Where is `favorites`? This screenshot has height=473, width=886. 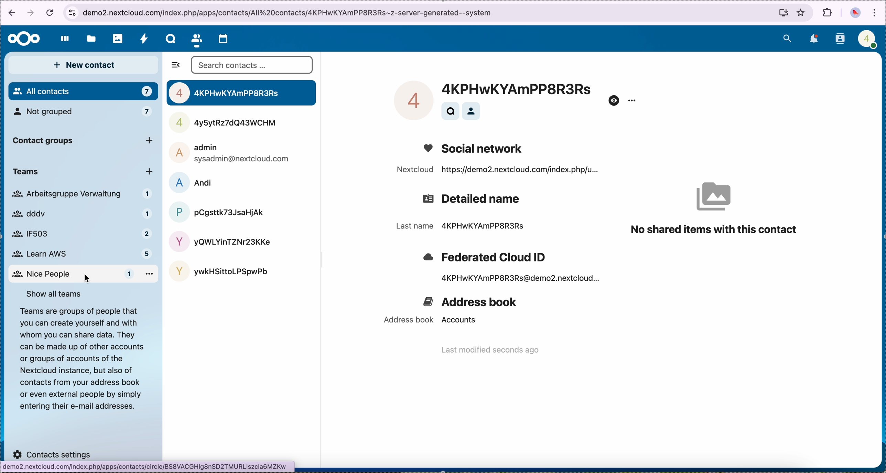
favorites is located at coordinates (802, 12).